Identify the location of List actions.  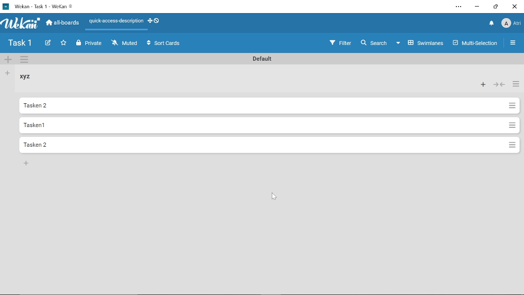
(515, 84).